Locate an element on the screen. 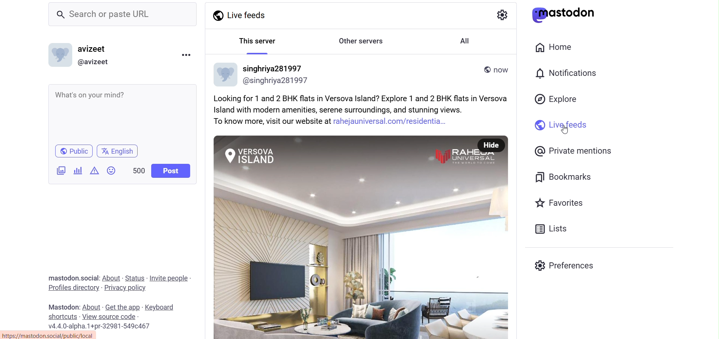 The image size is (719, 339). 500 is located at coordinates (138, 171).